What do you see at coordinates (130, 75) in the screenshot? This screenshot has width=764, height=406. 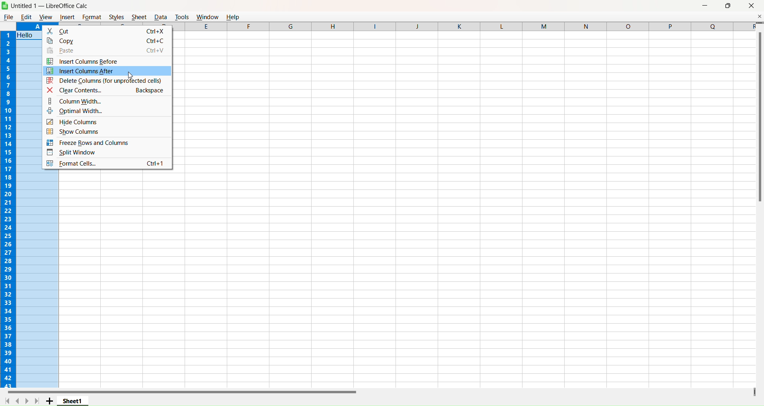 I see `cursor` at bounding box center [130, 75].